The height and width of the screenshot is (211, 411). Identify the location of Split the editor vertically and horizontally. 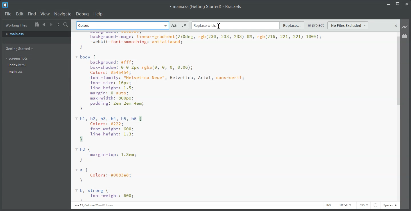
(59, 24).